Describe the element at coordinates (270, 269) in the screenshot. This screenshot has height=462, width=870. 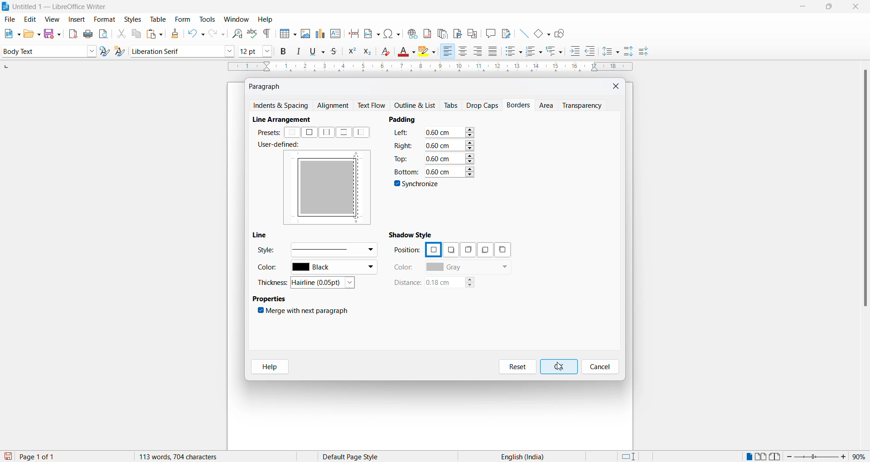
I see `color` at that location.